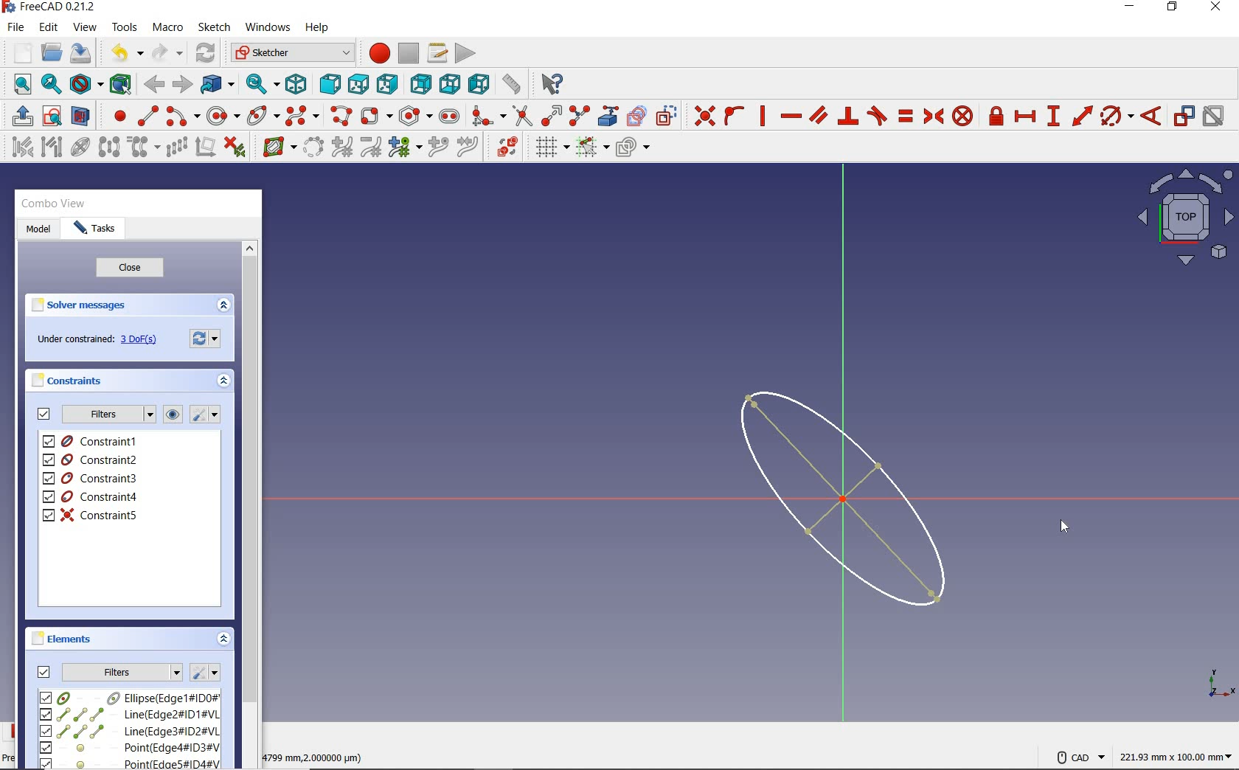 This screenshot has height=770, width=1239. Describe the element at coordinates (249, 503) in the screenshot. I see `scrollbar` at that location.